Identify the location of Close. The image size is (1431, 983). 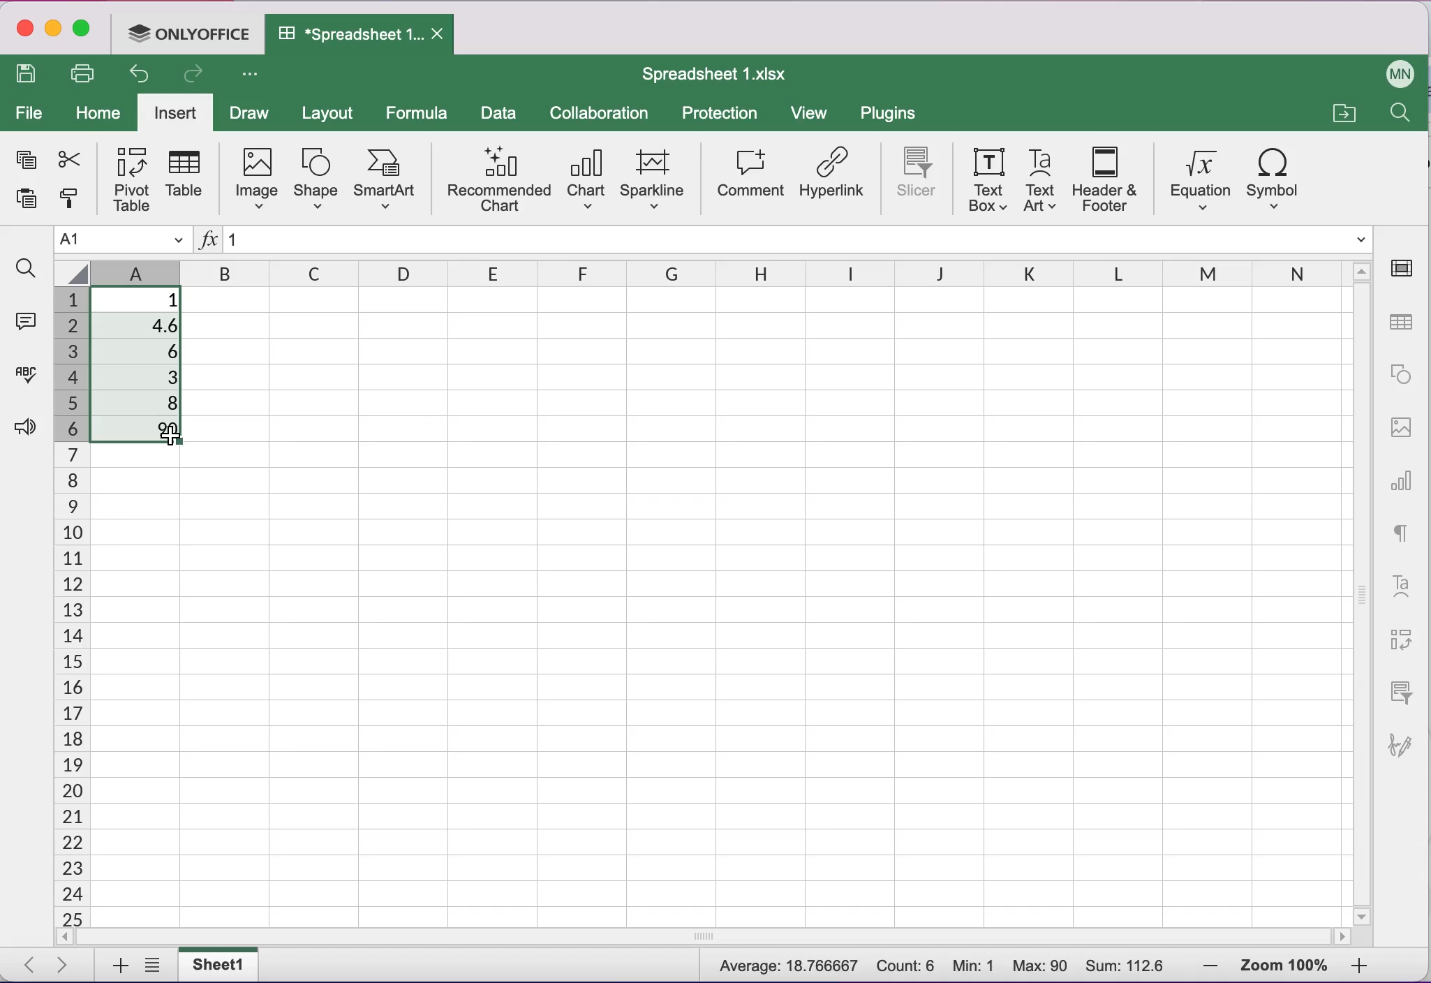
(443, 34).